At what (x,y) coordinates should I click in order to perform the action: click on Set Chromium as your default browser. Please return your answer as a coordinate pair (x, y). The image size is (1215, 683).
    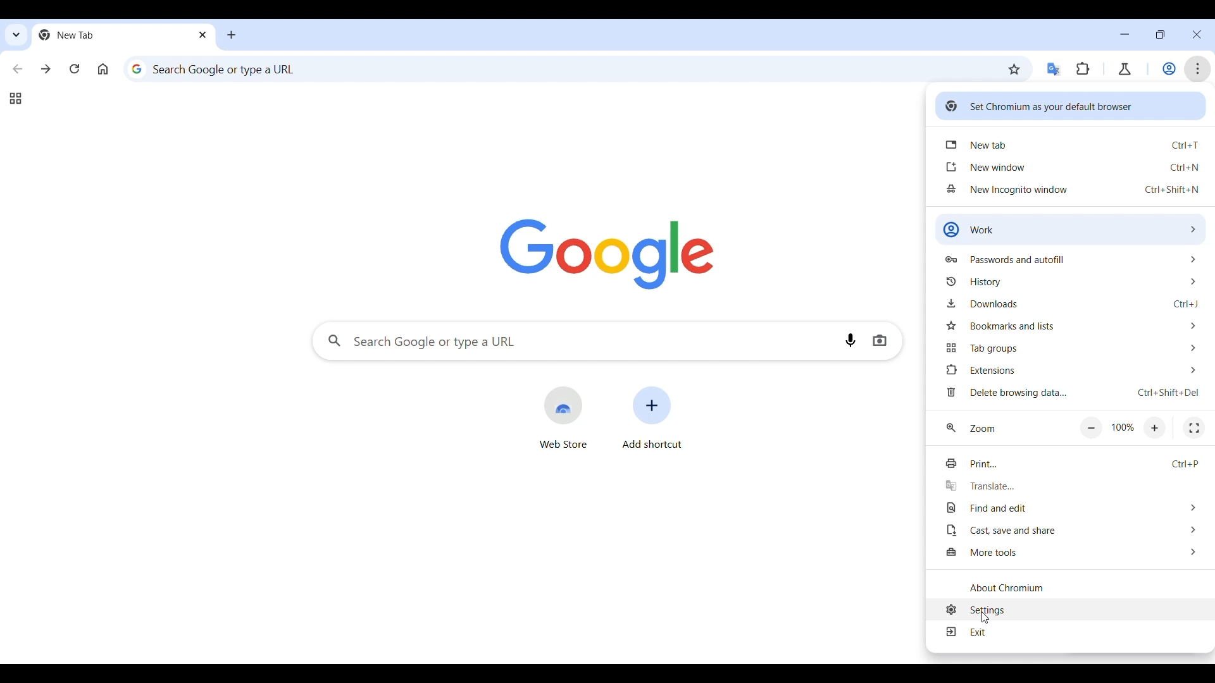
    Looking at the image, I should click on (1071, 106).